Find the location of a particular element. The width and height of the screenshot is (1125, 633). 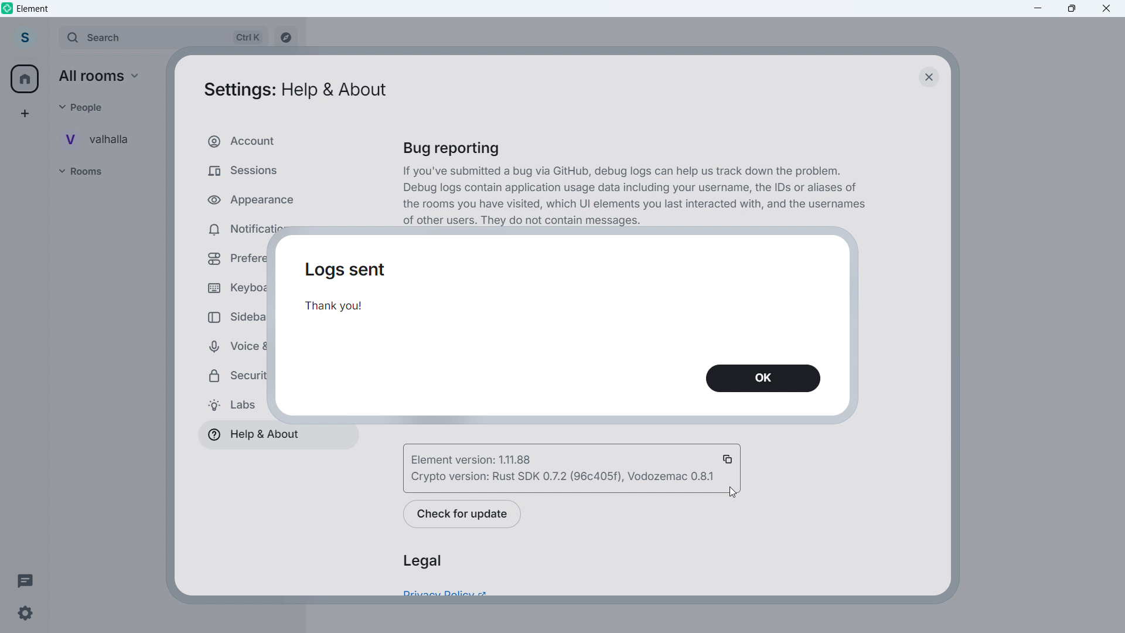

minimise  is located at coordinates (1038, 9).